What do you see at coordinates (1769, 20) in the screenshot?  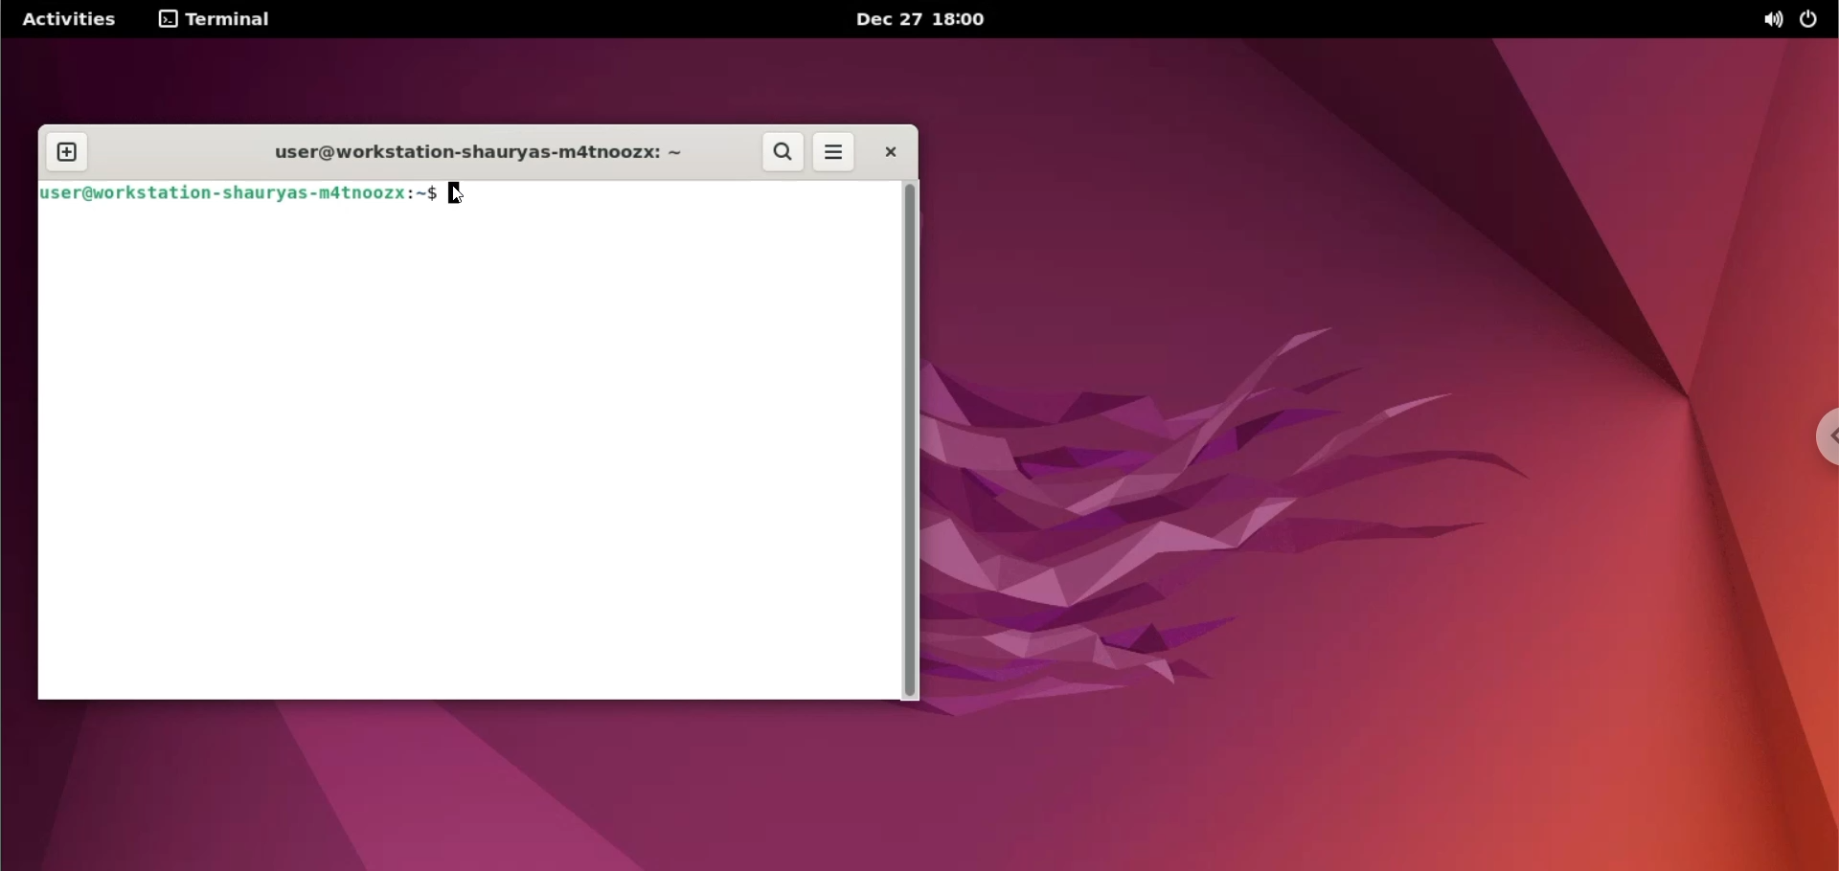 I see `sound options` at bounding box center [1769, 20].